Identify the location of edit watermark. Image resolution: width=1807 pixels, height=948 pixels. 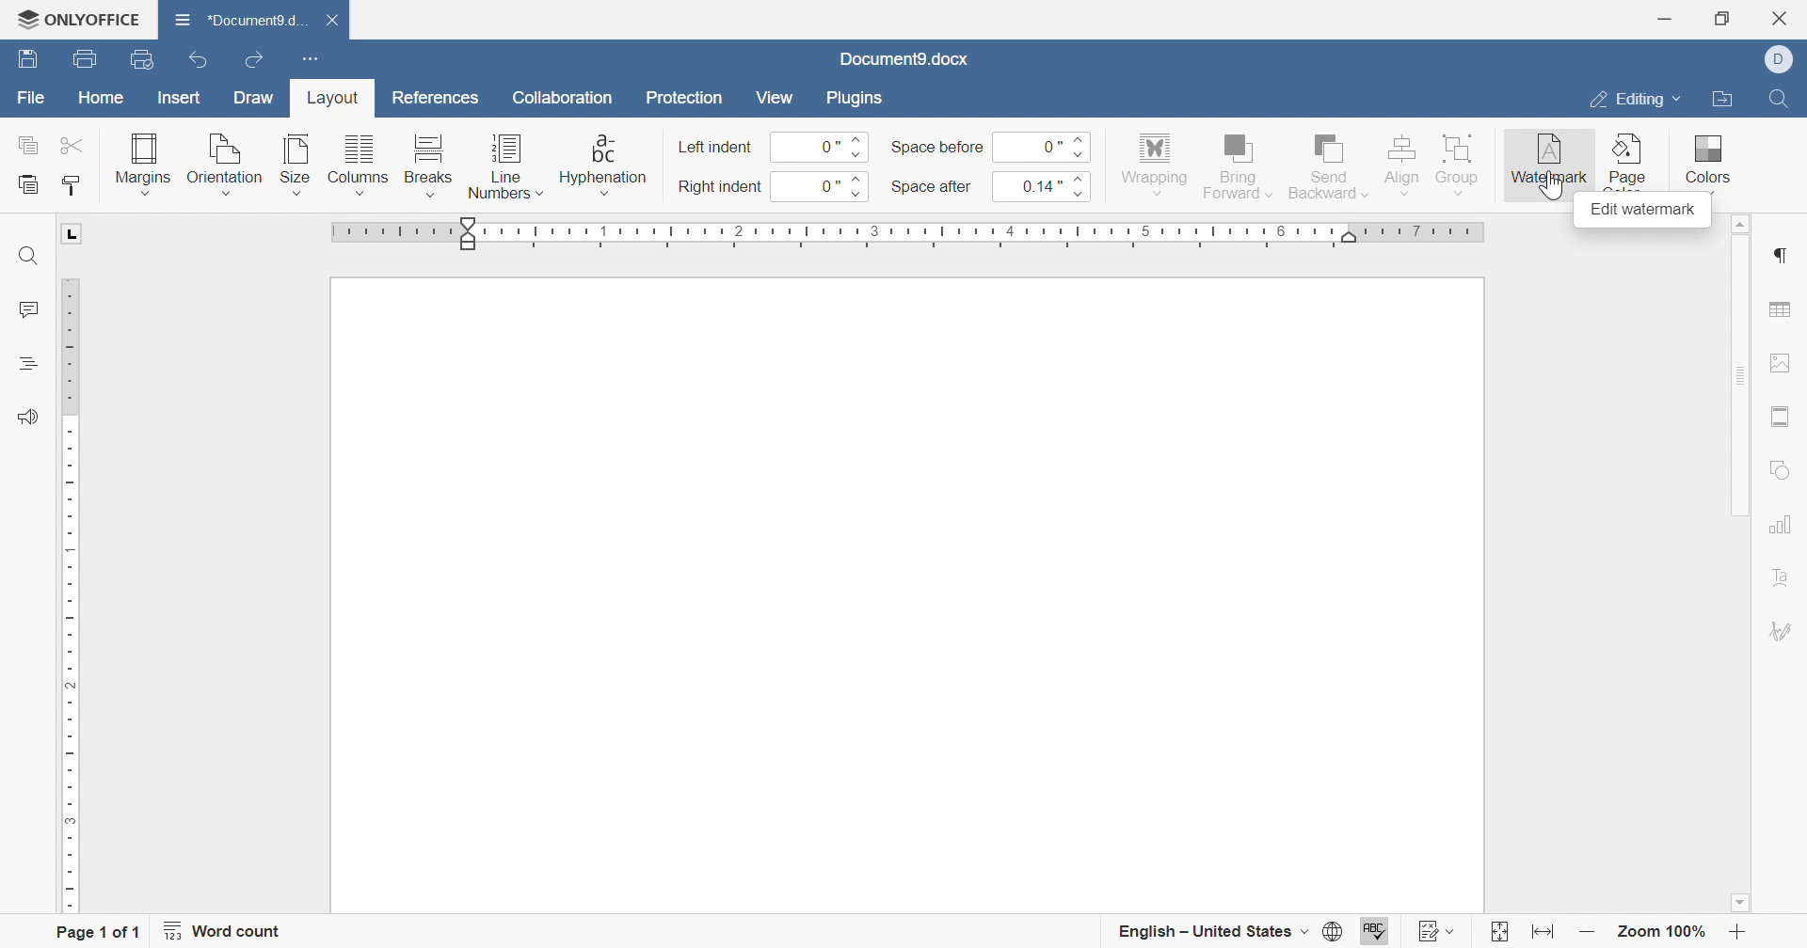
(1641, 209).